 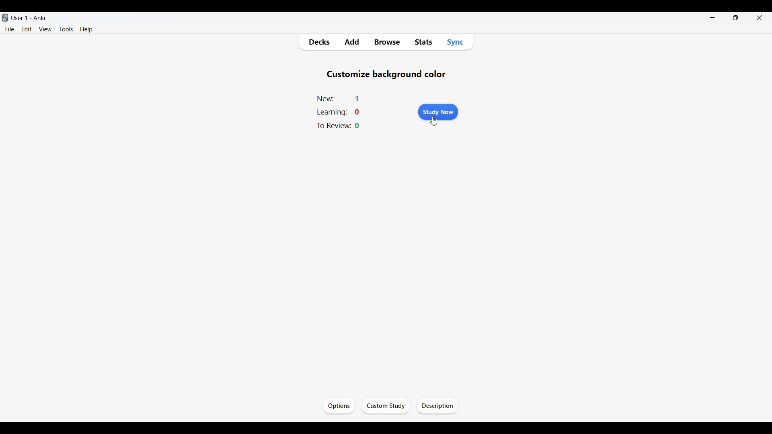 What do you see at coordinates (434, 122) in the screenshot?
I see `Cursor clicking on Study Now` at bounding box center [434, 122].